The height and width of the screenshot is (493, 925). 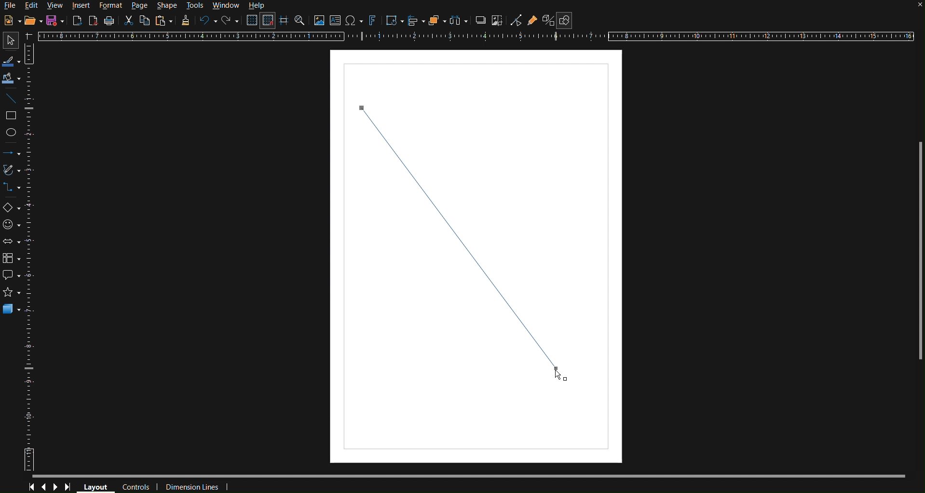 What do you see at coordinates (31, 257) in the screenshot?
I see `Vertical Horizontal` at bounding box center [31, 257].